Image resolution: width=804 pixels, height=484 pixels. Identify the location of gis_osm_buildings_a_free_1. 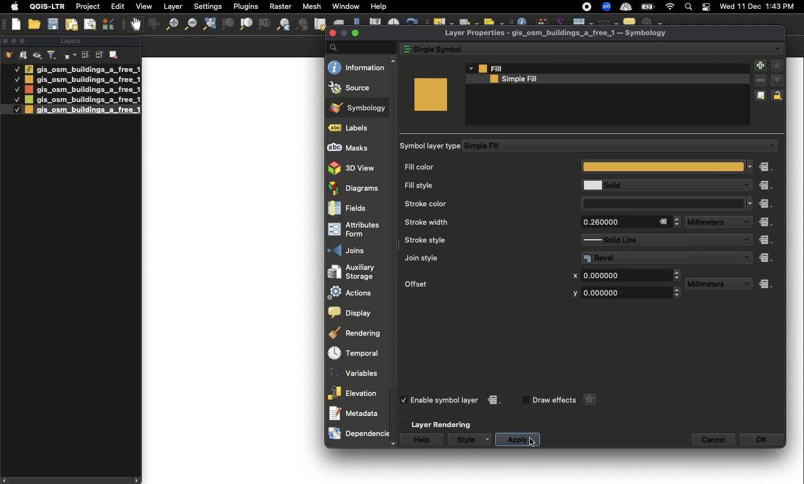
(83, 80).